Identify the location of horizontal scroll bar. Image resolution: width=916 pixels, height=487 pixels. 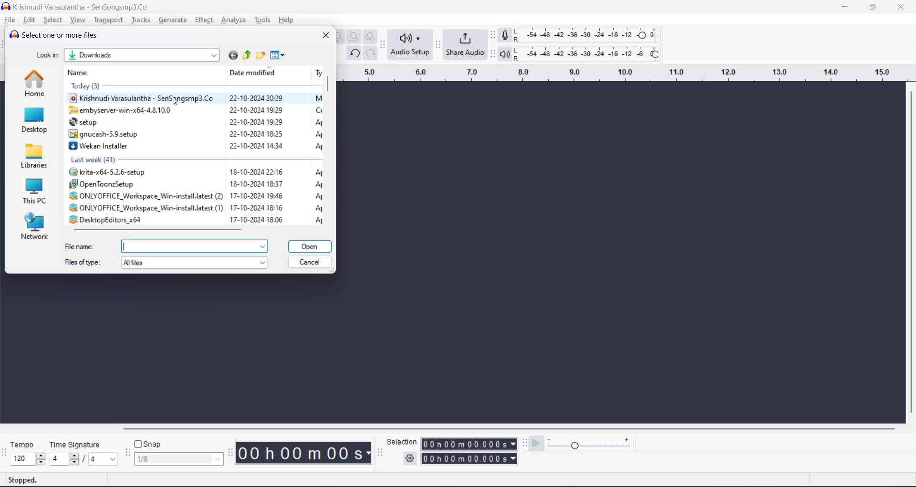
(162, 230).